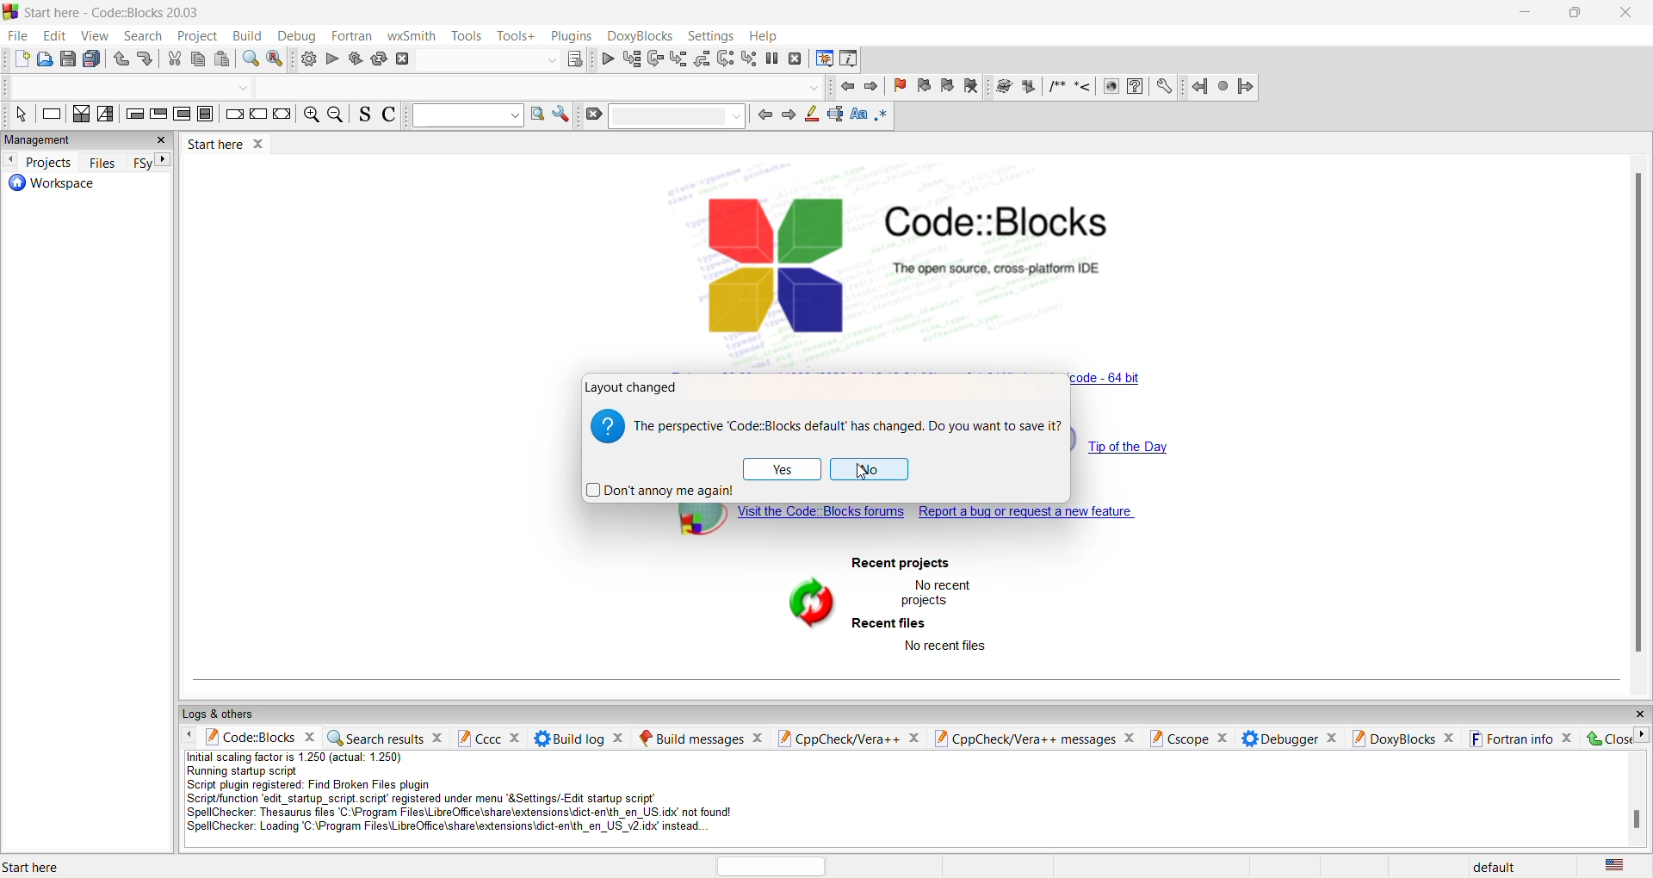 The width and height of the screenshot is (1653, 878). I want to click on jump back, so click(1196, 87).